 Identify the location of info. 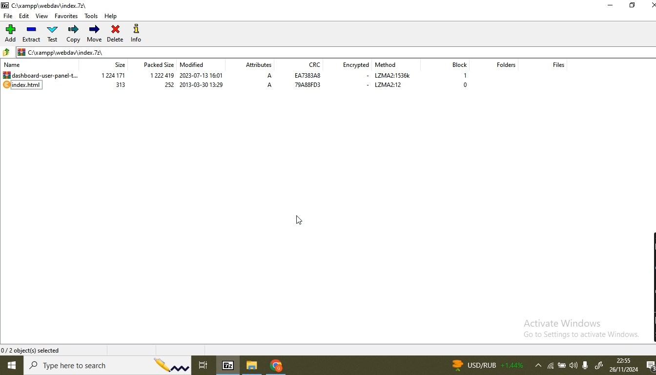
(139, 33).